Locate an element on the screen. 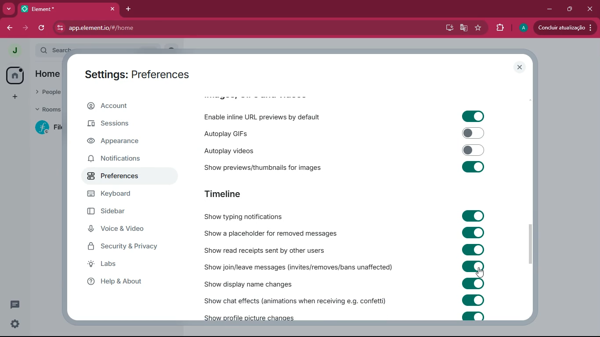 The width and height of the screenshot is (600, 337). toggle on/off is located at coordinates (474, 167).